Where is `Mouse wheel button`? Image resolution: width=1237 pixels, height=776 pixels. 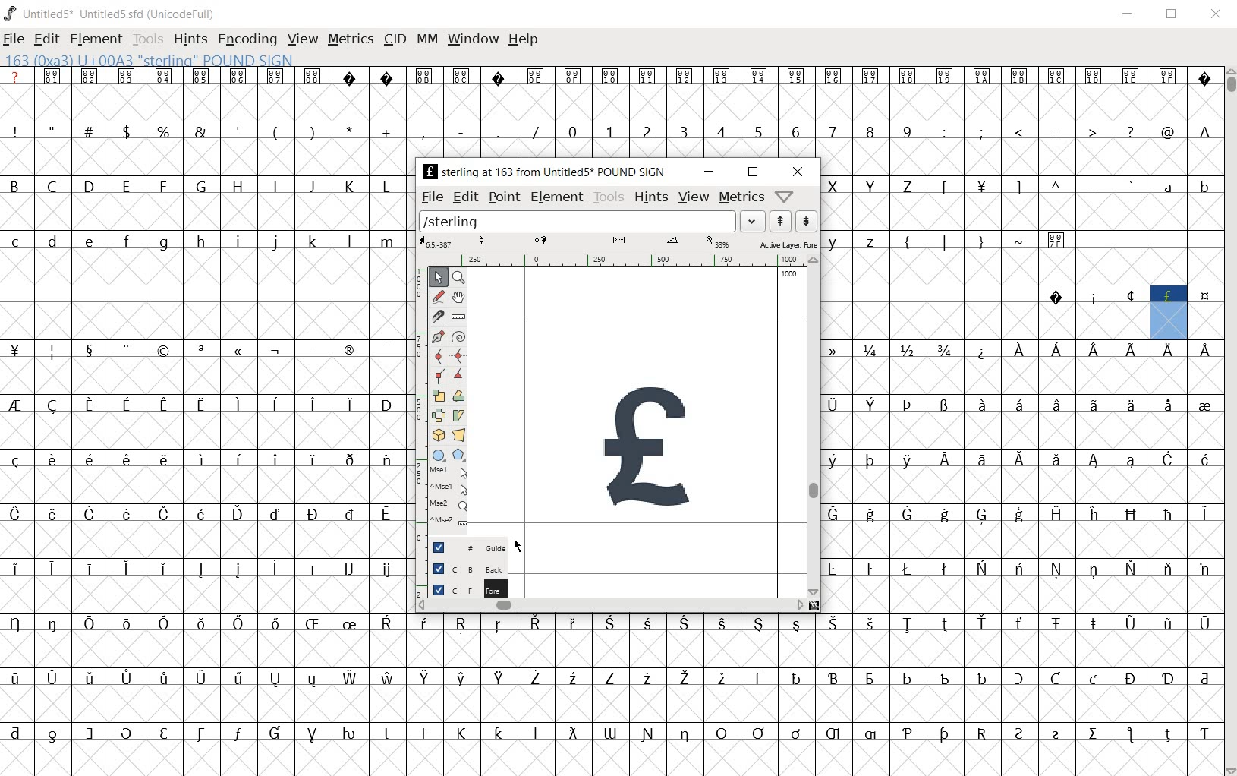
Mouse wheel button is located at coordinates (452, 505).